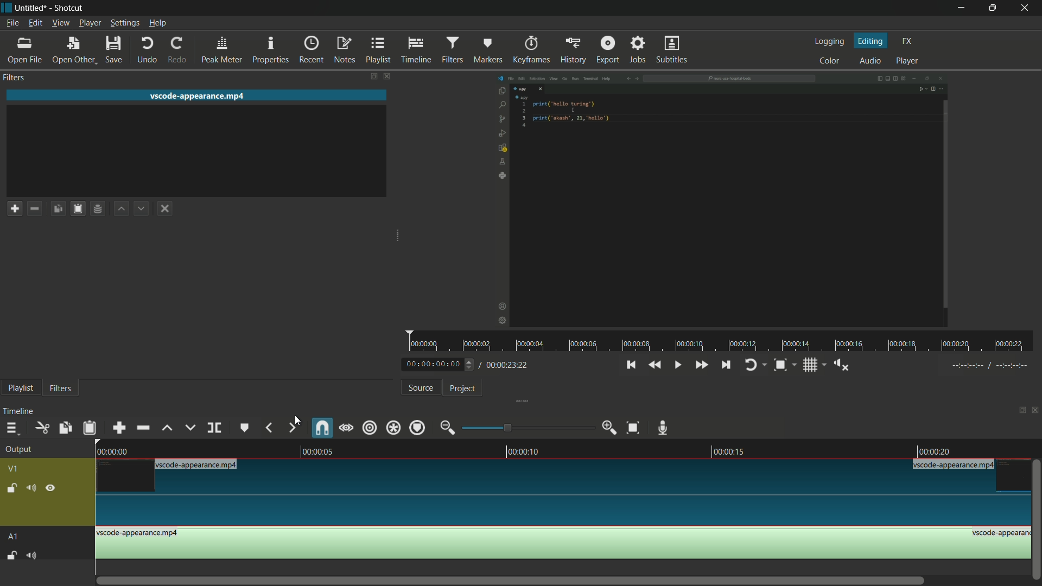 Image resolution: width=1042 pixels, height=586 pixels. Describe the element at coordinates (32, 9) in the screenshot. I see `project name` at that location.